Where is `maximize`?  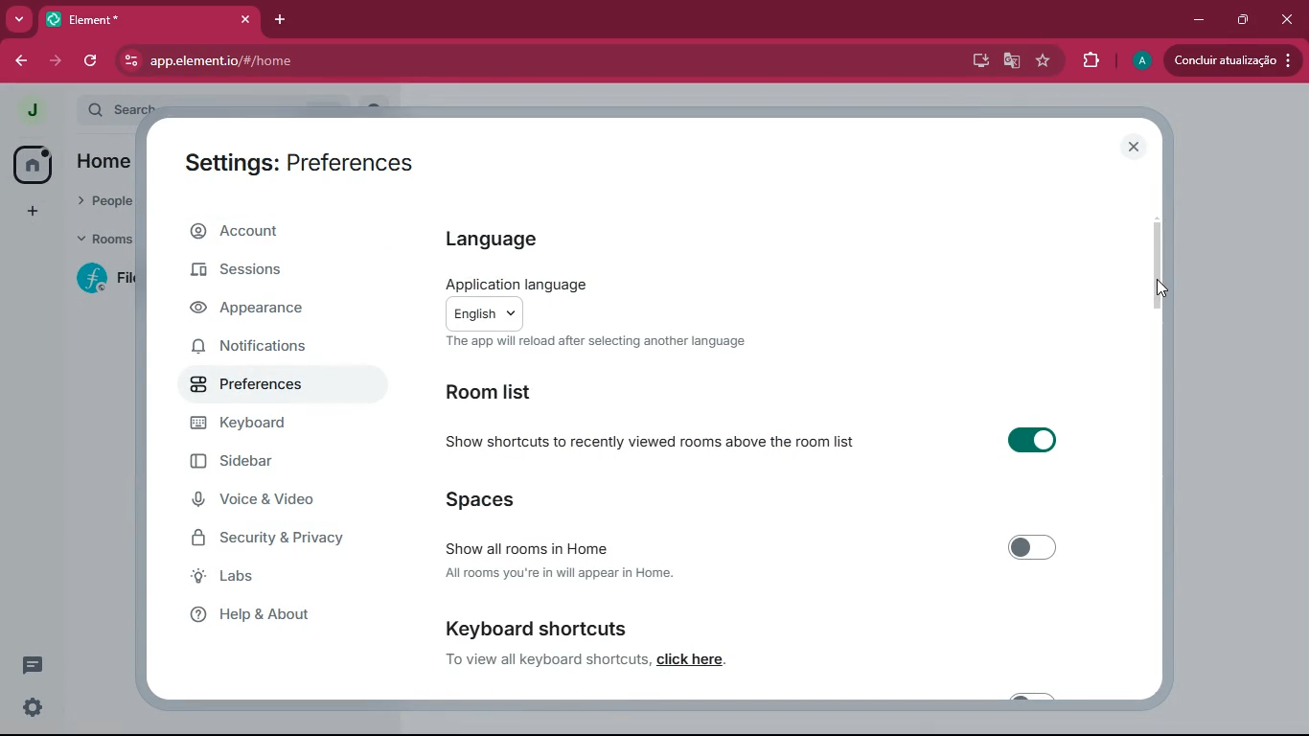 maximize is located at coordinates (1244, 20).